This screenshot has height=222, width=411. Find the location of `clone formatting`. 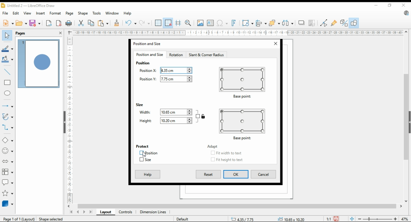

clone formatting is located at coordinates (117, 23).